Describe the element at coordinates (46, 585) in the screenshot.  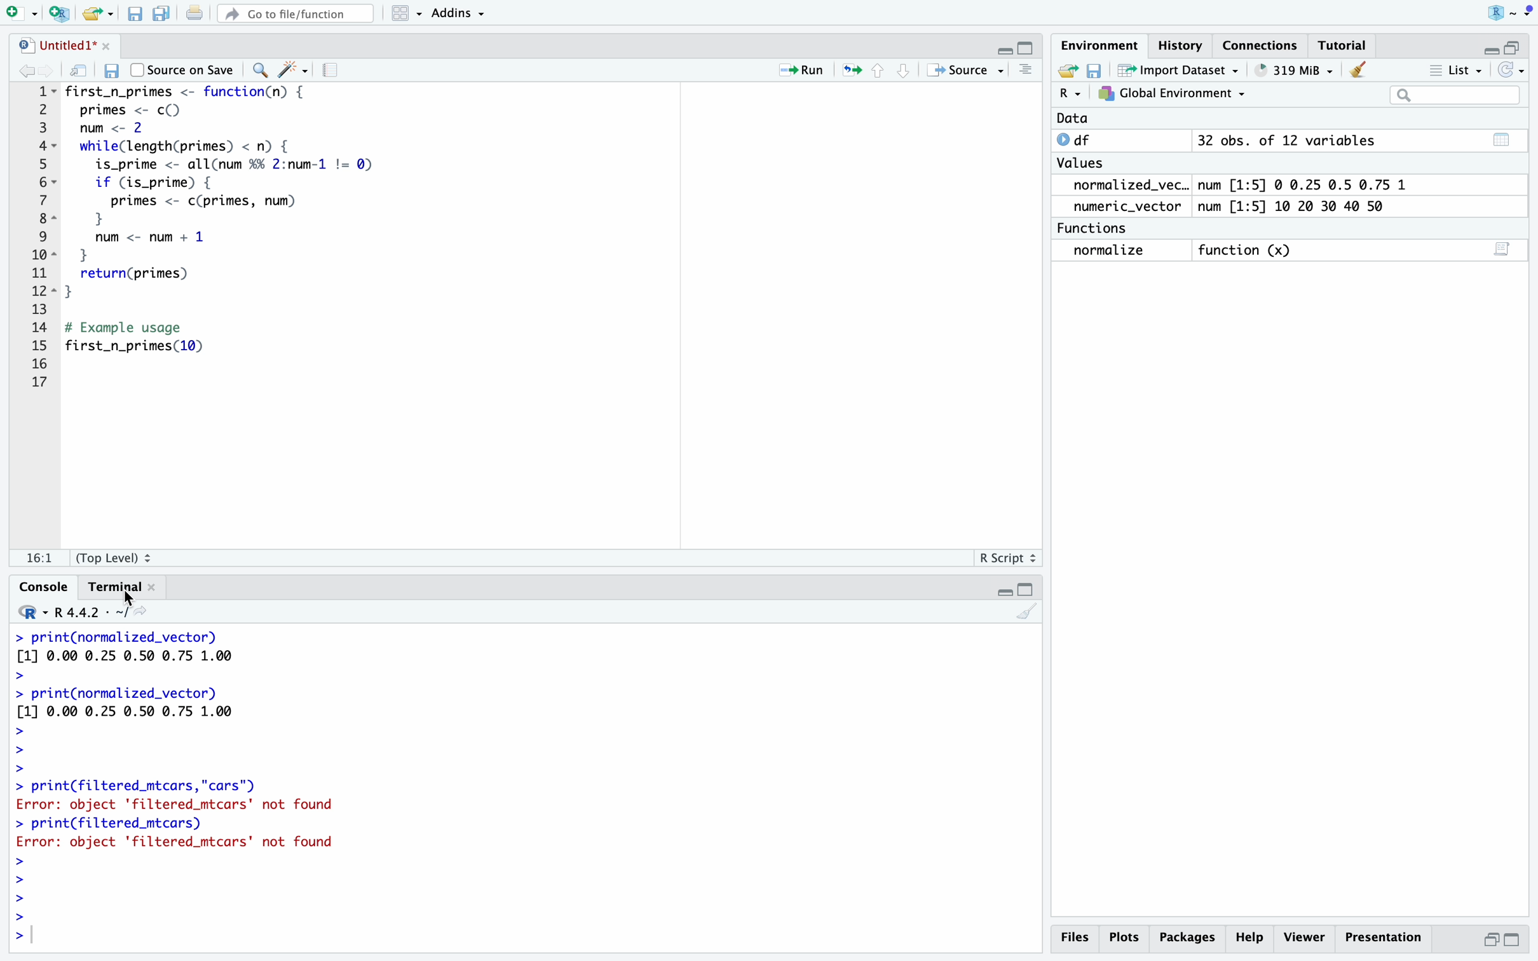
I see `Console` at that location.